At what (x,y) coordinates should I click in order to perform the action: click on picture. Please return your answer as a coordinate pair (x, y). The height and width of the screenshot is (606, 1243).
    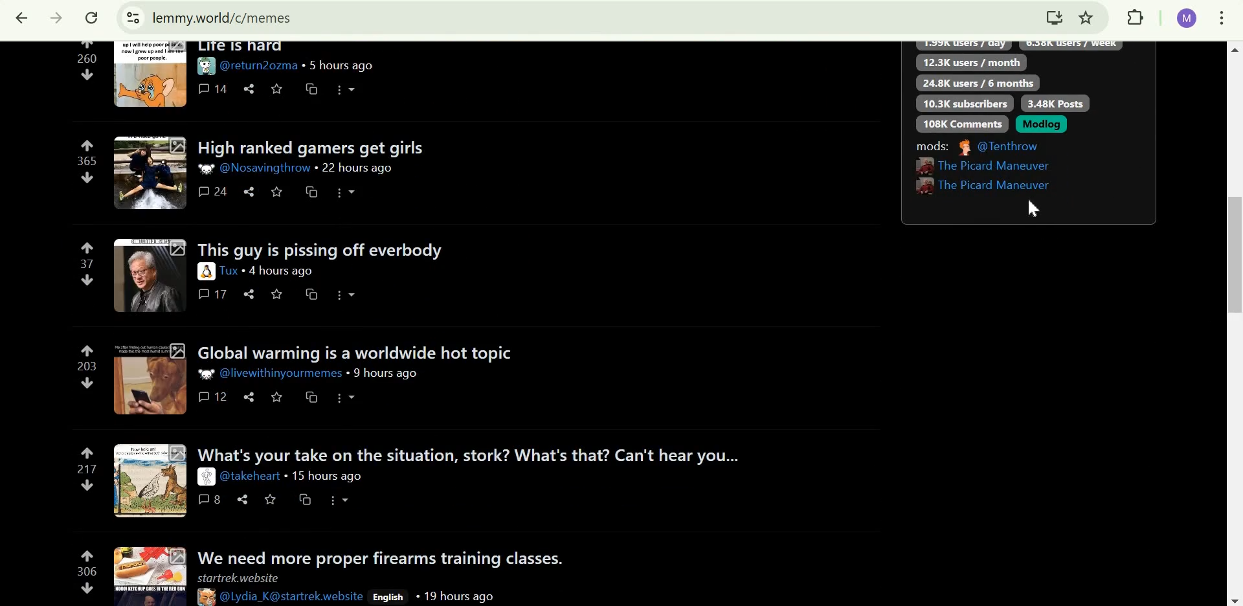
    Looking at the image, I should click on (206, 170).